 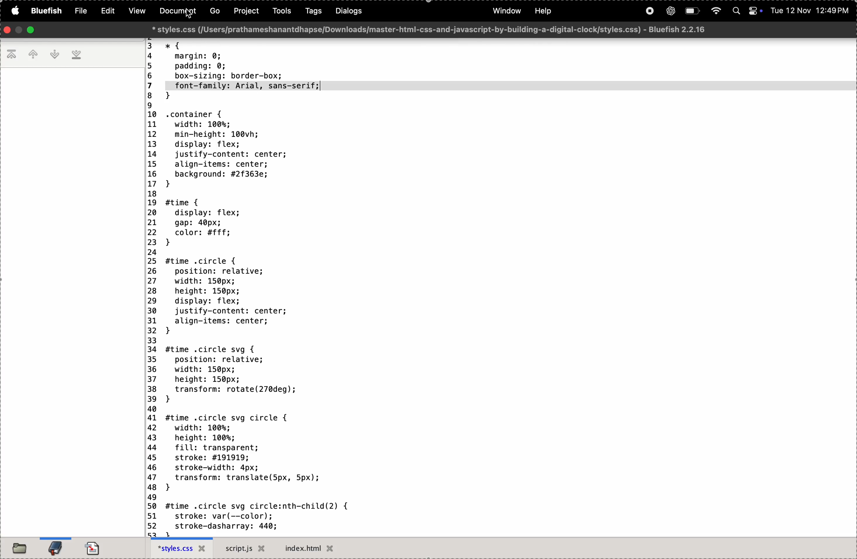 What do you see at coordinates (432, 29) in the screenshot?
I see `* styles.css (/Users/prathameshanantdhapse/Downloads/master-html-css-and-javascript-by-building-a-digital-clock/styles.css) - Bluefish 2.2.16` at bounding box center [432, 29].